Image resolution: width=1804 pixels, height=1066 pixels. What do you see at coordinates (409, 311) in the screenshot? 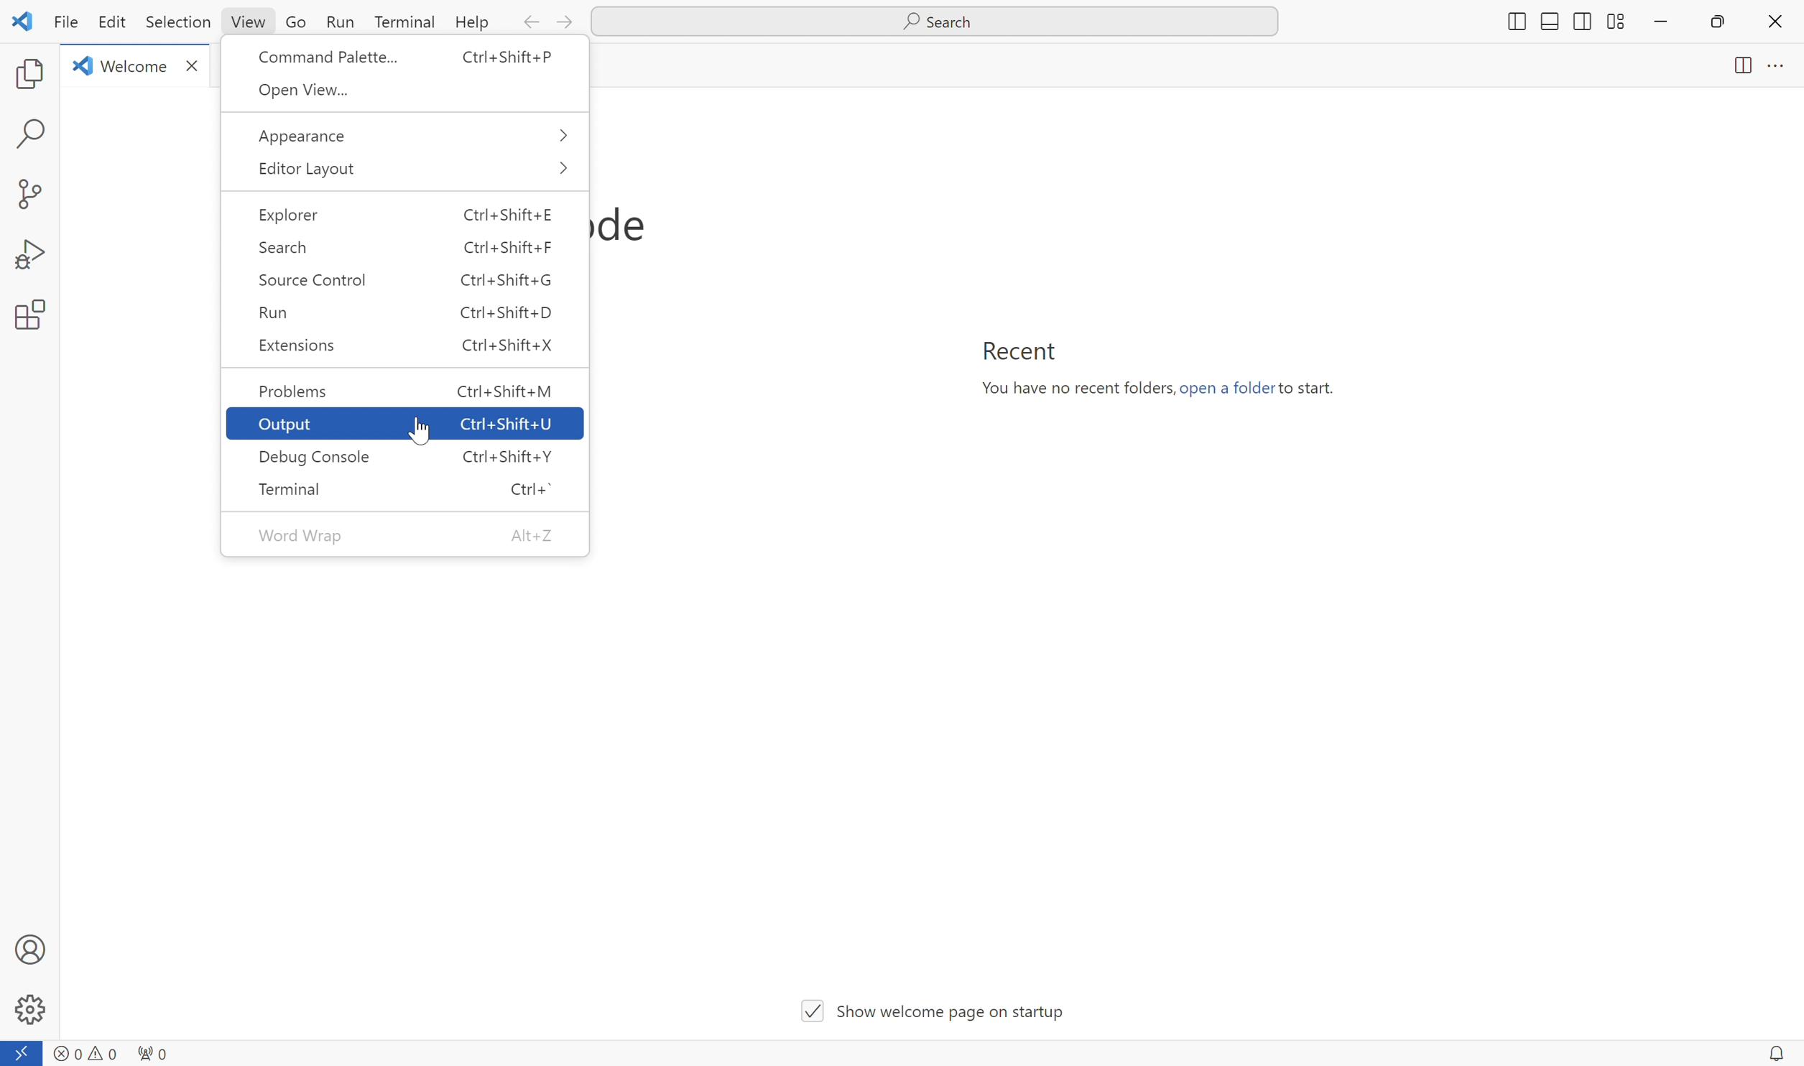
I see `Run` at bounding box center [409, 311].